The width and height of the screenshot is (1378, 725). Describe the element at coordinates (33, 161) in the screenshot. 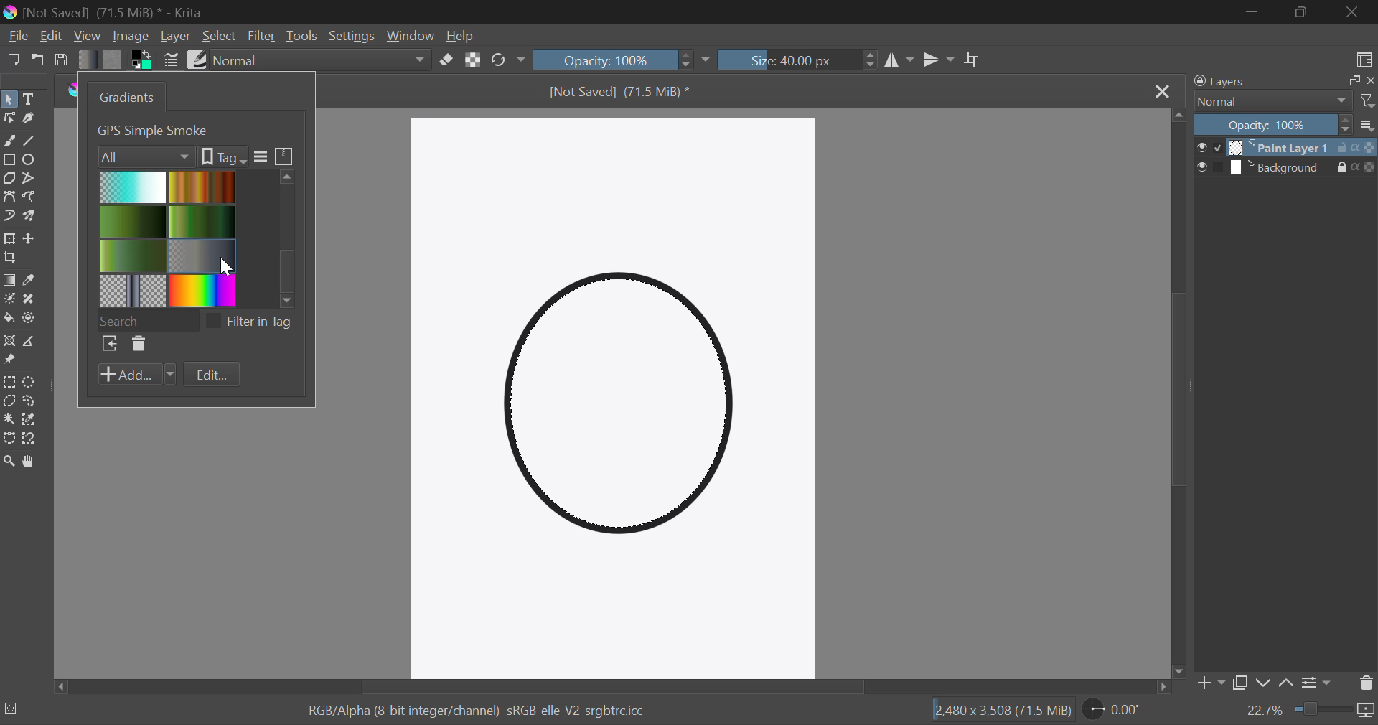

I see `Elipses` at that location.